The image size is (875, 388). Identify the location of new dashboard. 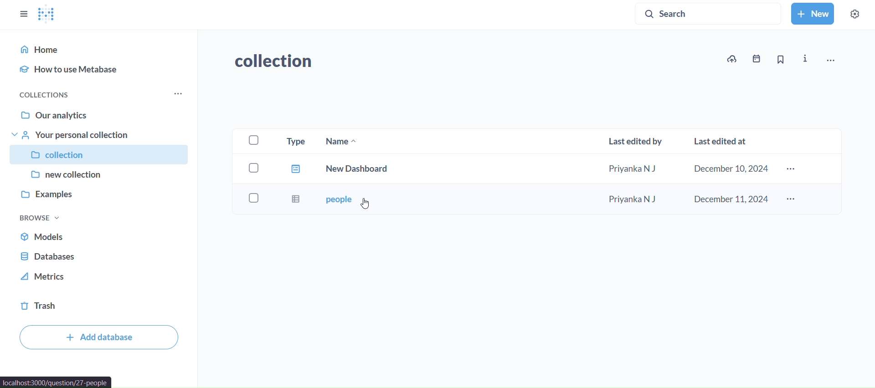
(360, 169).